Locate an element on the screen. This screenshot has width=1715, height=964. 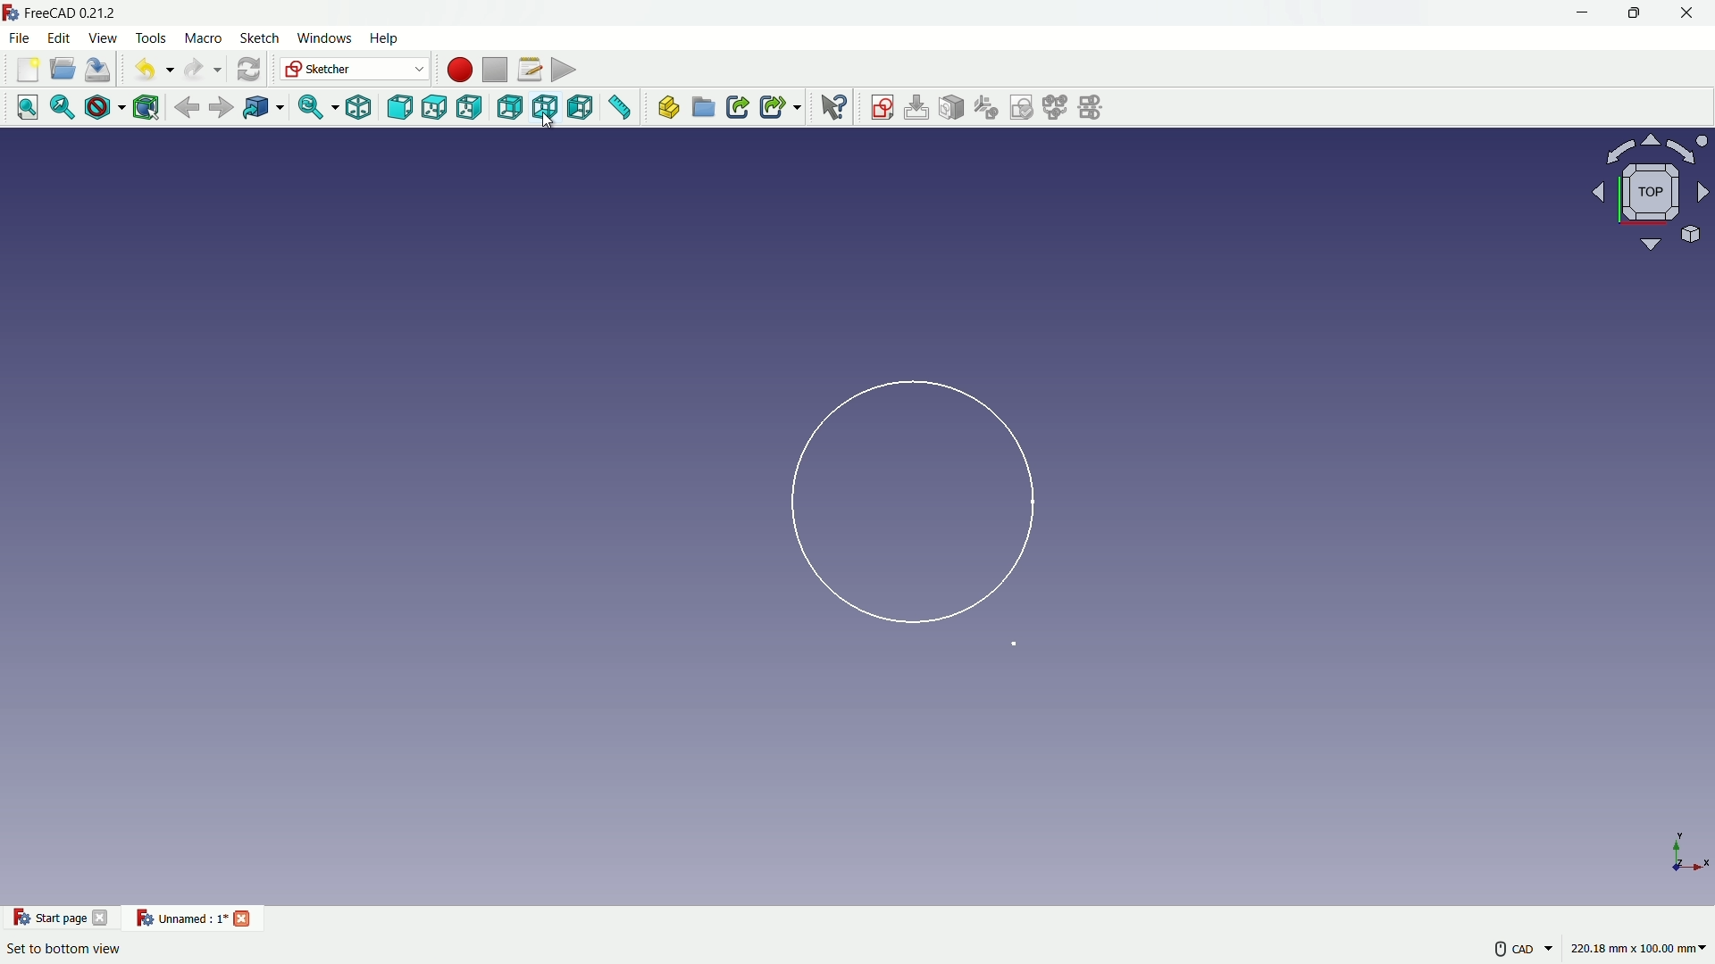
bottom view is located at coordinates (548, 108).